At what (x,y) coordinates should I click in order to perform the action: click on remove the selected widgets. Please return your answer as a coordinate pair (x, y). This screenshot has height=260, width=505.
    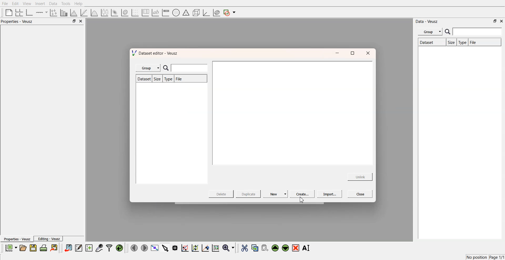
    Looking at the image, I should click on (296, 248).